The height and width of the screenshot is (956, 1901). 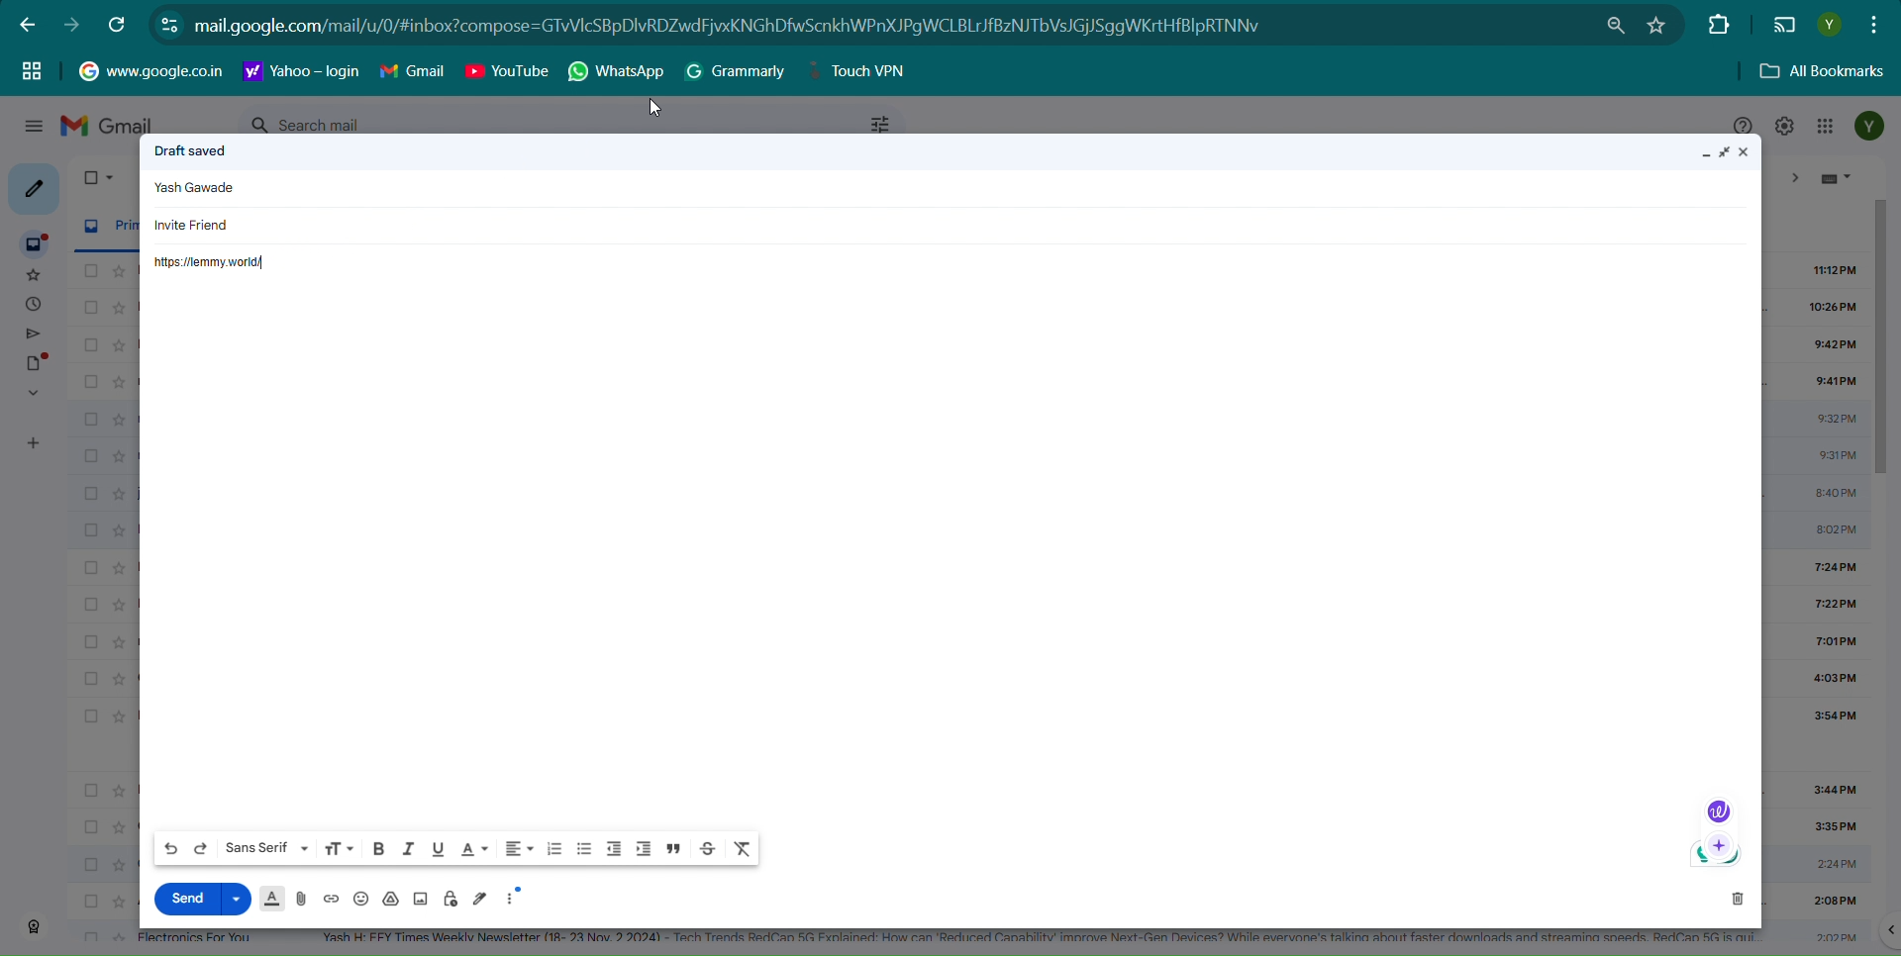 I want to click on Install Lemmy.world, so click(x=1619, y=26).